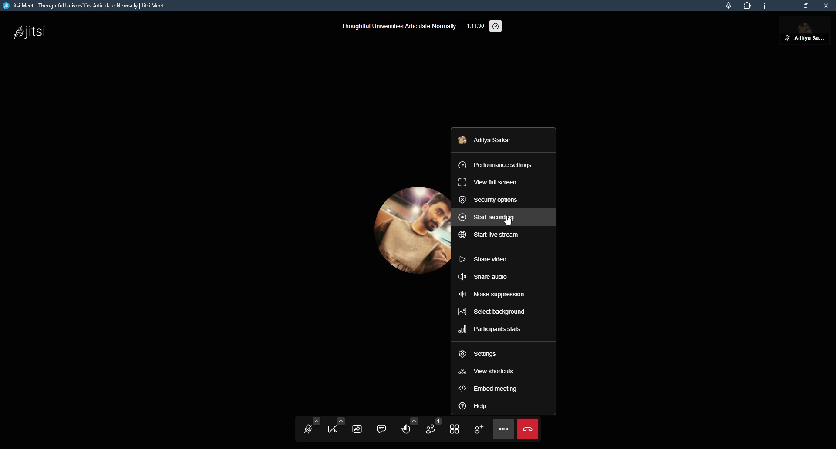 The image size is (836, 449). What do you see at coordinates (806, 30) in the screenshot?
I see `aditya sarkar` at bounding box center [806, 30].